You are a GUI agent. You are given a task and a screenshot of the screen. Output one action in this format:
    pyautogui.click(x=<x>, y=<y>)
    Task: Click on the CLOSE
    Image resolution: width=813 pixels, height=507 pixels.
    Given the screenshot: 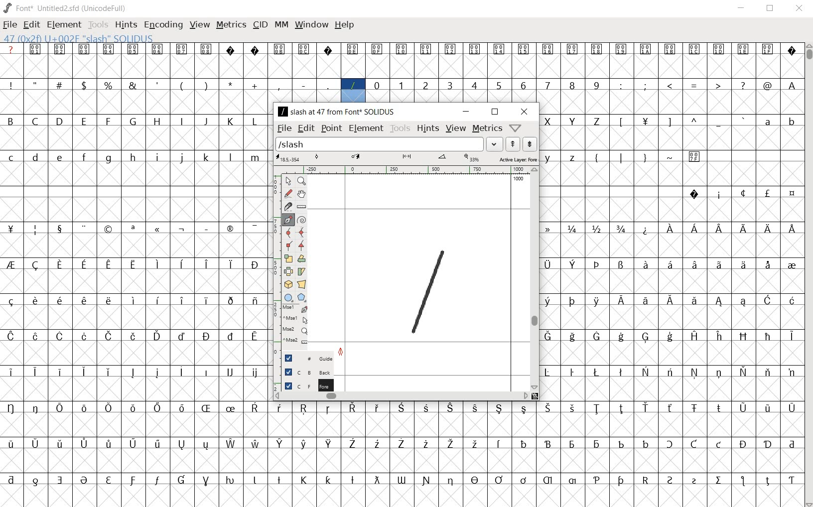 What is the action you would take?
    pyautogui.click(x=799, y=8)
    